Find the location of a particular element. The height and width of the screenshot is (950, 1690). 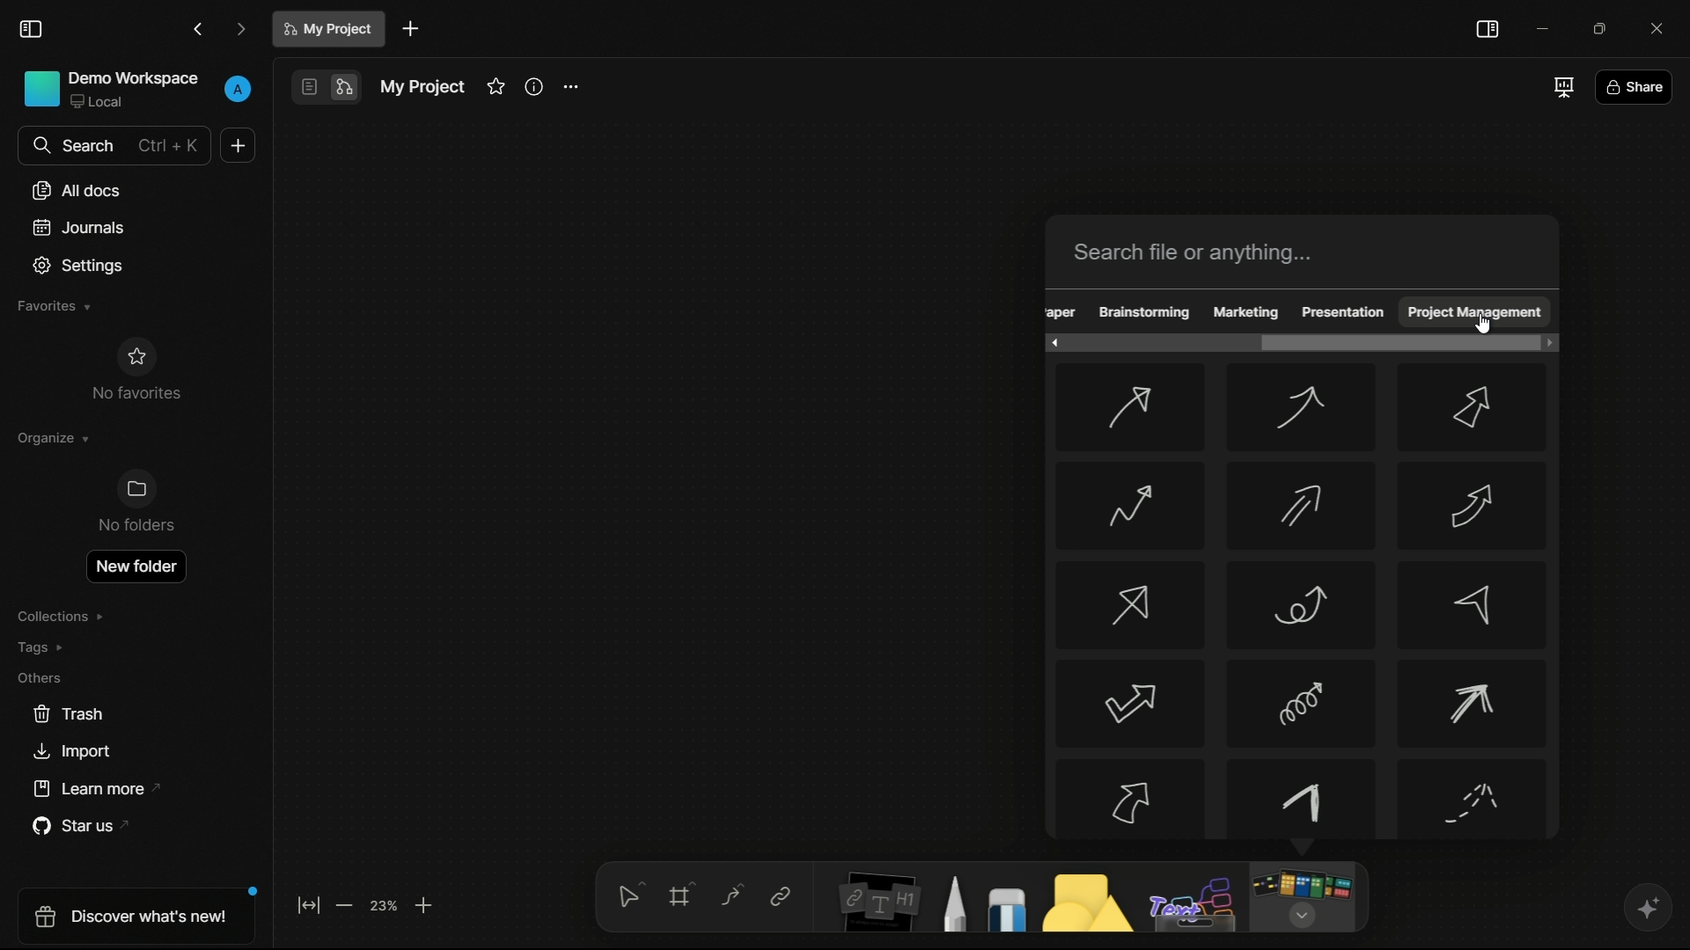

obscure text is located at coordinates (1062, 311).